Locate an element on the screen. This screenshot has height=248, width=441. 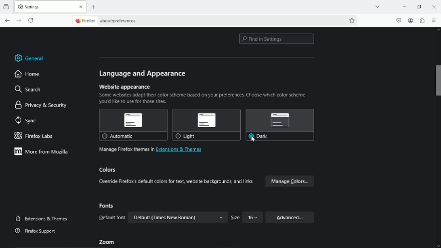
Fonts is located at coordinates (106, 205).